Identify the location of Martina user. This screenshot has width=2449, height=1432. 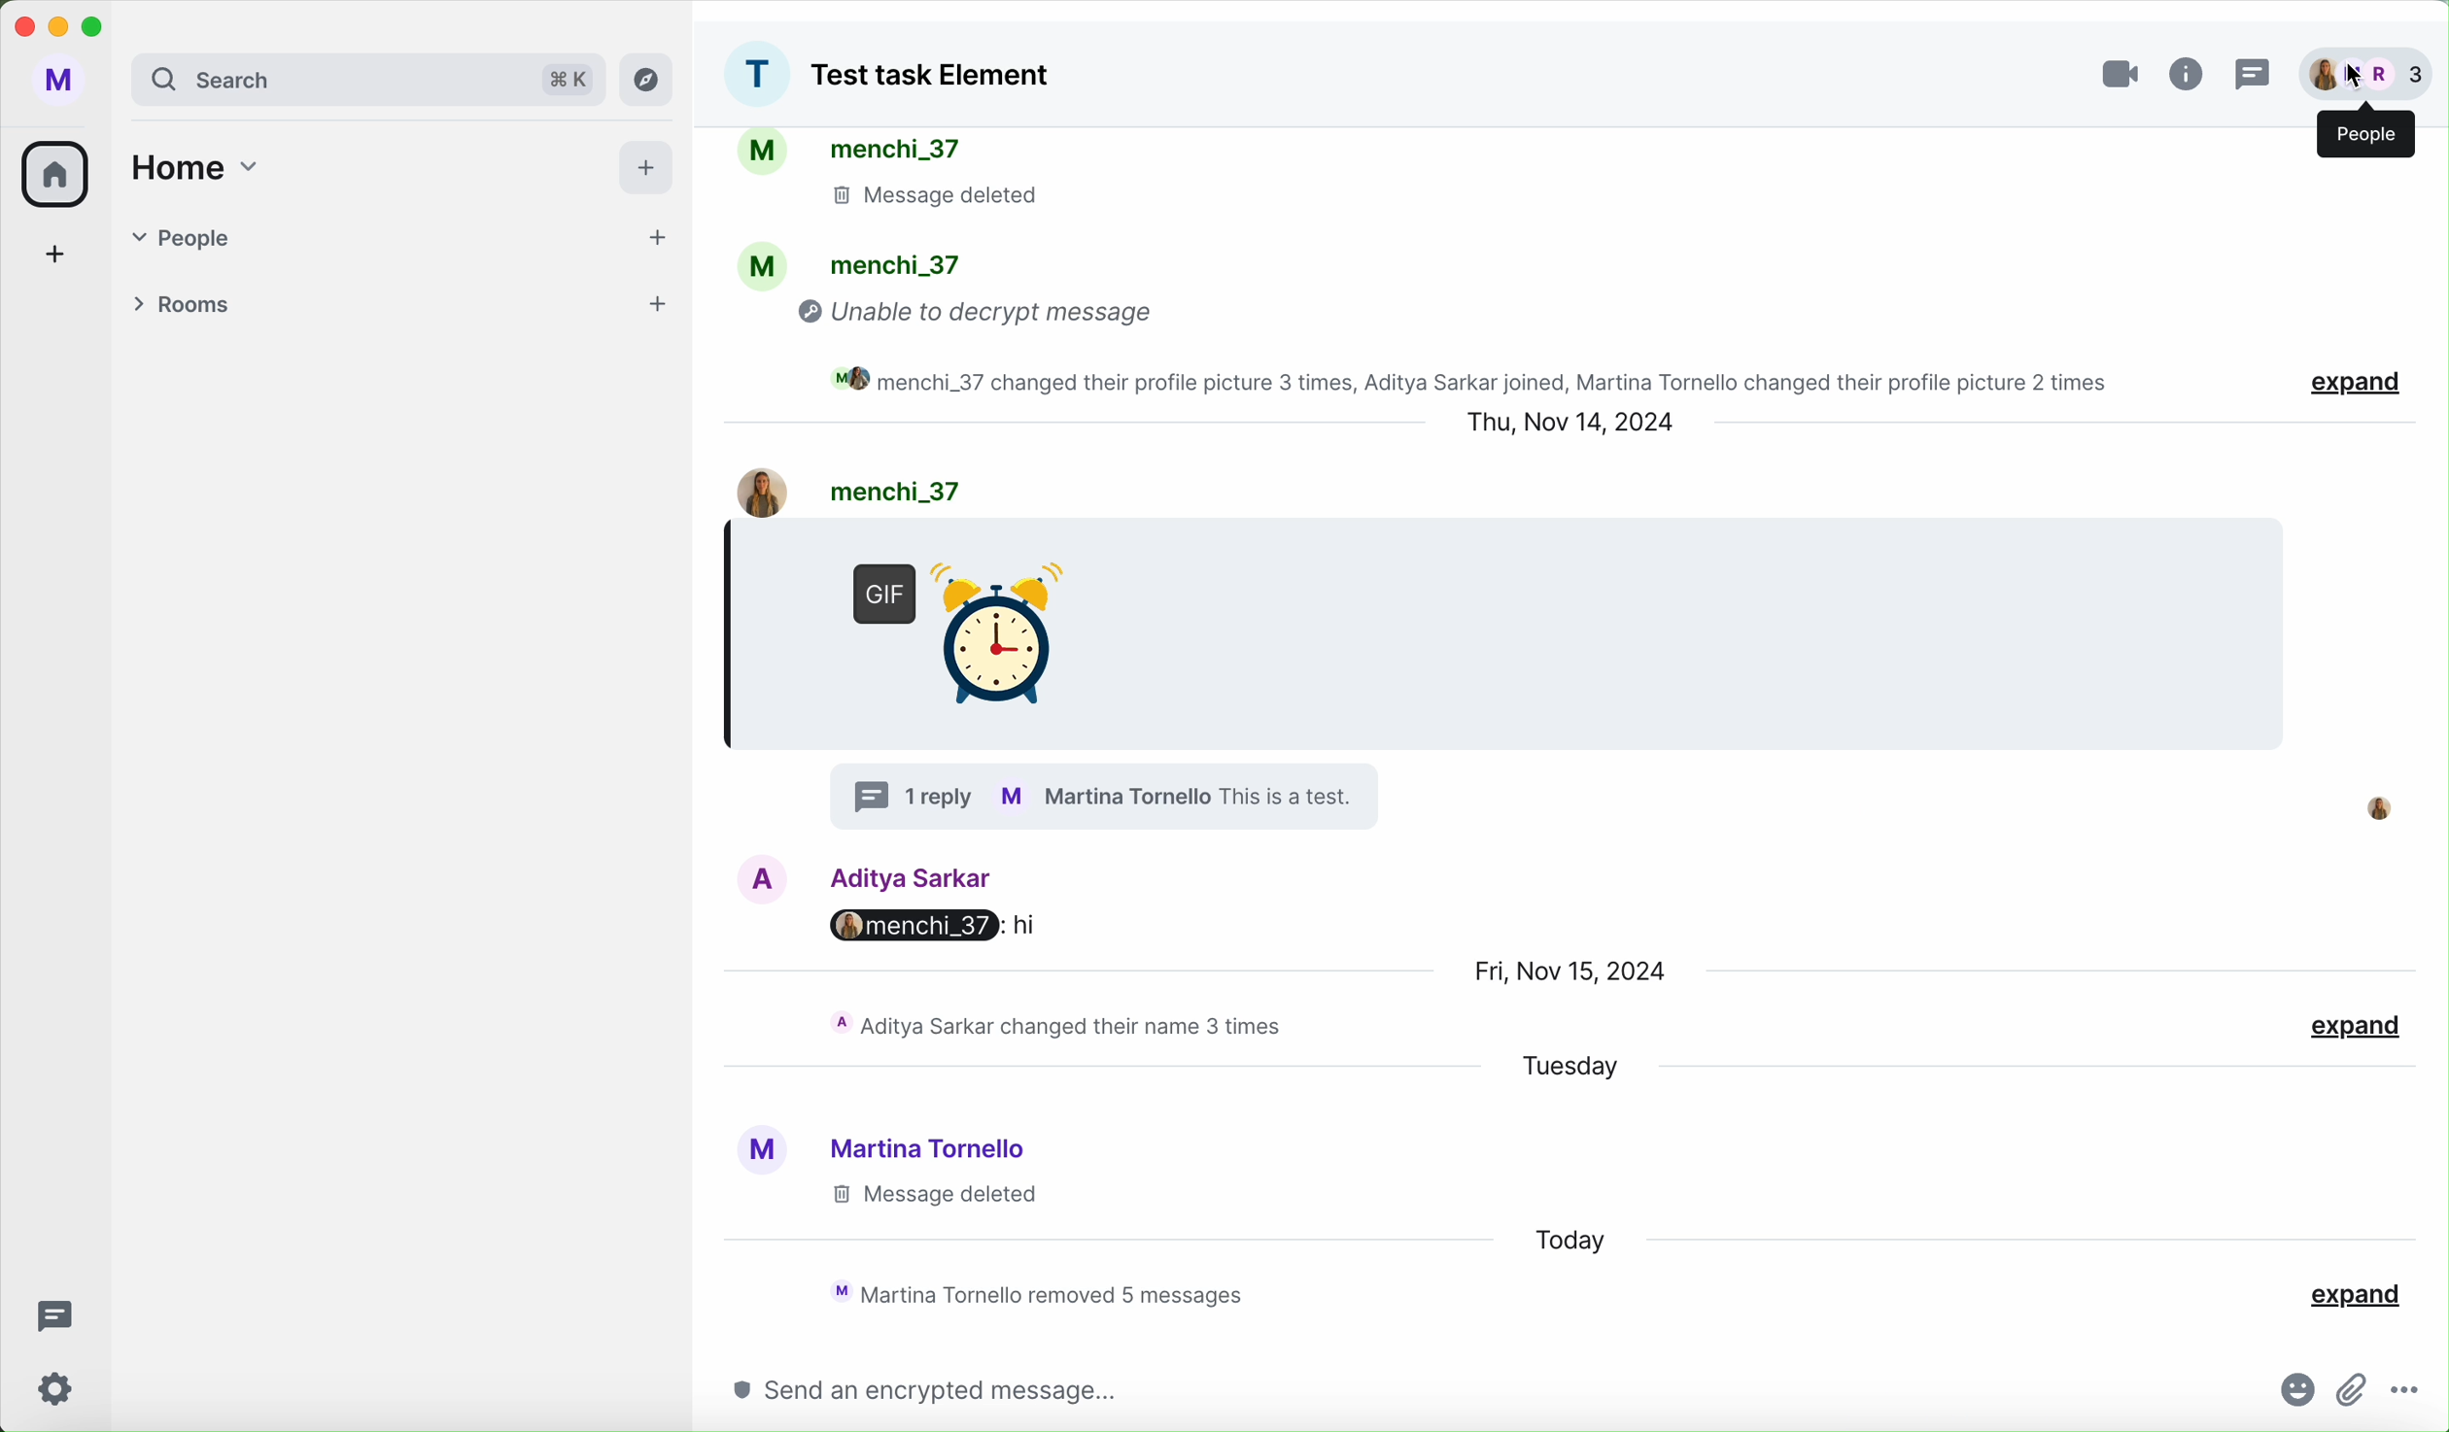
(932, 1147).